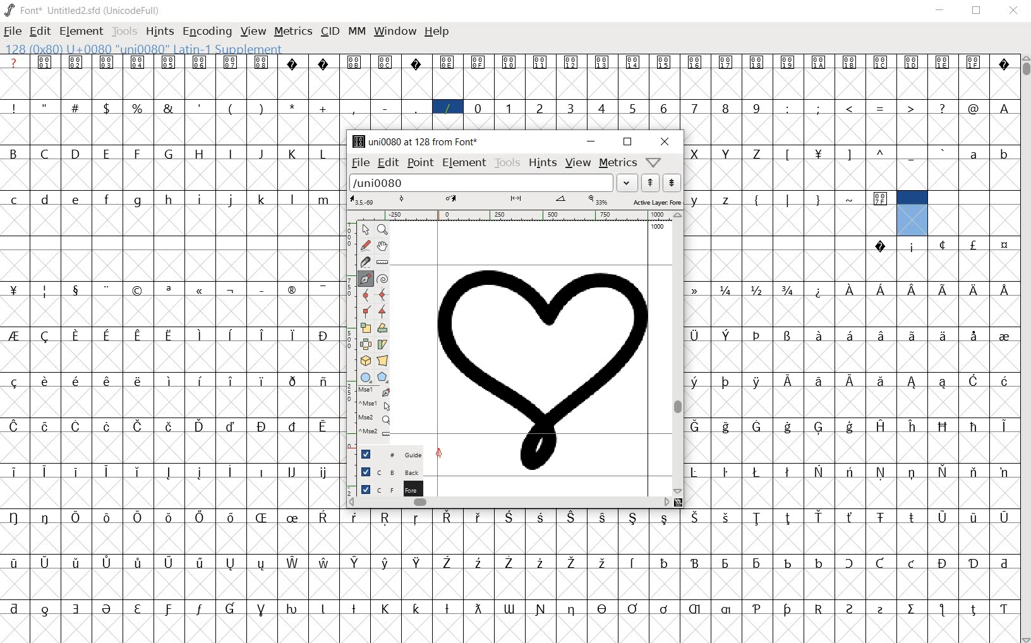 The height and width of the screenshot is (643, 1031). I want to click on minimize, so click(591, 141).